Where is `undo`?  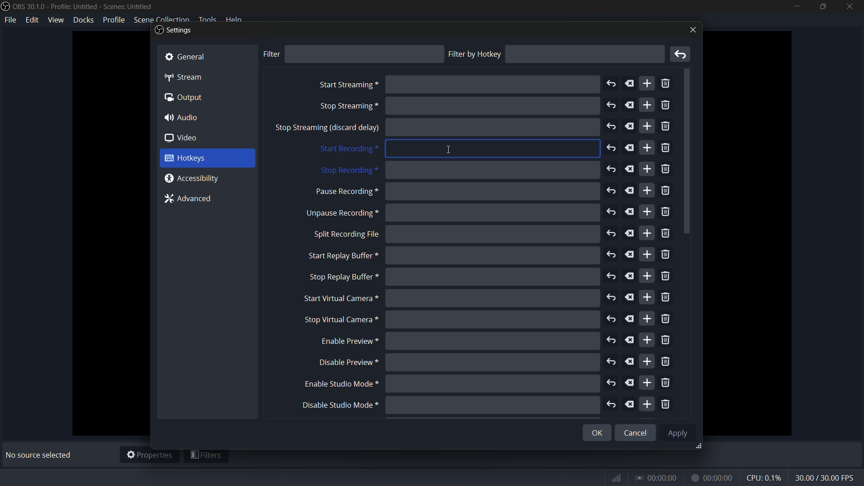 undo is located at coordinates (612, 277).